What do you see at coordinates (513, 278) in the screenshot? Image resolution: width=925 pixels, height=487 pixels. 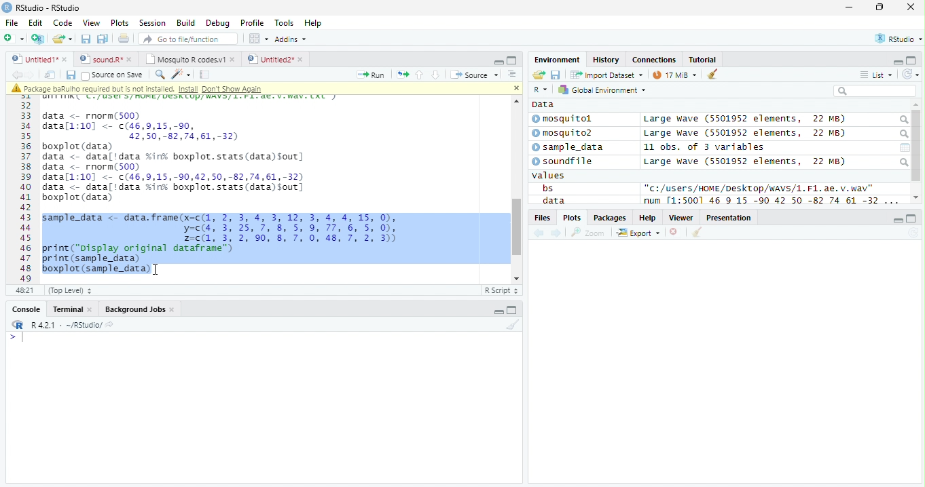 I see `scroll down` at bounding box center [513, 278].